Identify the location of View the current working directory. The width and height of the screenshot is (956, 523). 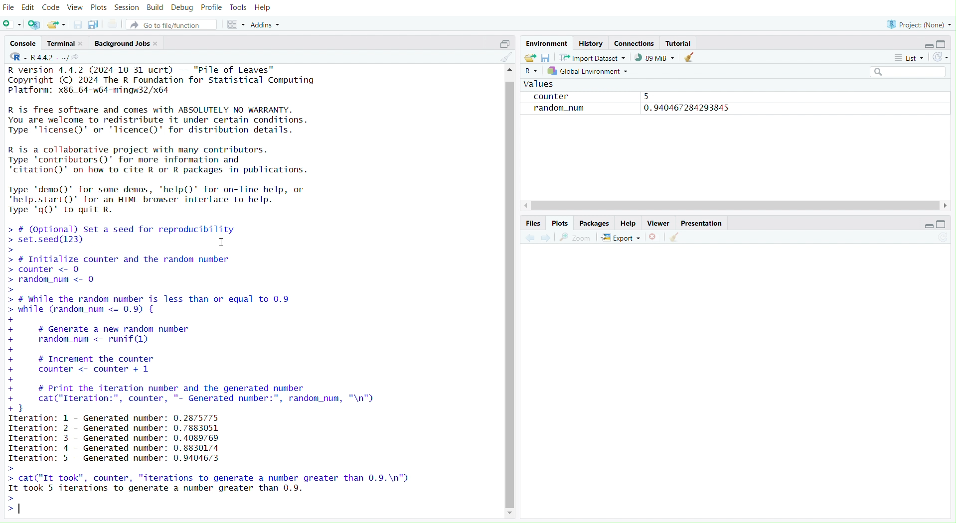
(86, 58).